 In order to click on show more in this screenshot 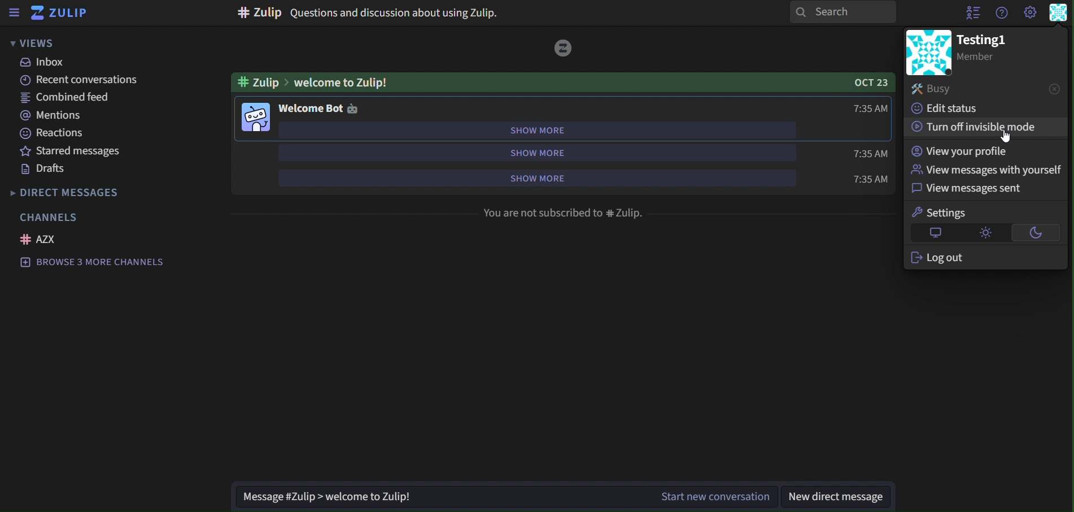, I will do `click(532, 179)`.